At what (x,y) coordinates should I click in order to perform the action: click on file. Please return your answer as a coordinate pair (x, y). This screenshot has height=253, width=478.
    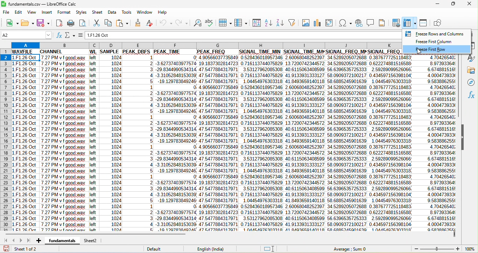
    Looking at the image, I should click on (6, 13).